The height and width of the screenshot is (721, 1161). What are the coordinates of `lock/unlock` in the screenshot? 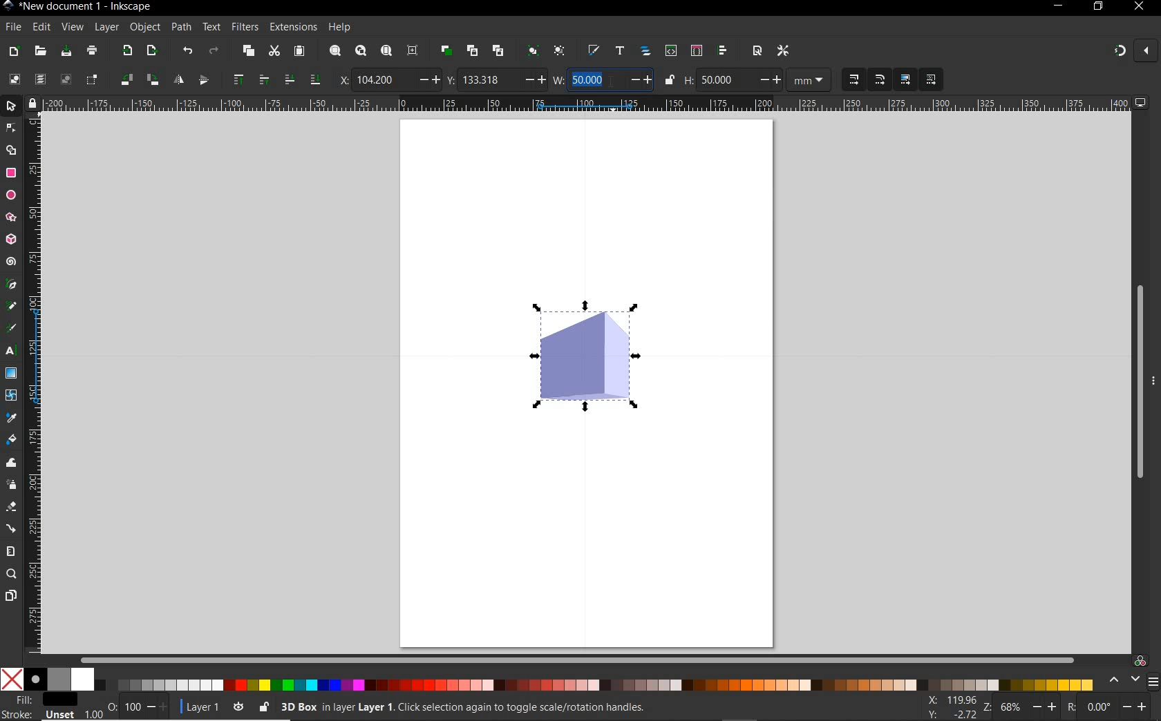 It's located at (670, 80).